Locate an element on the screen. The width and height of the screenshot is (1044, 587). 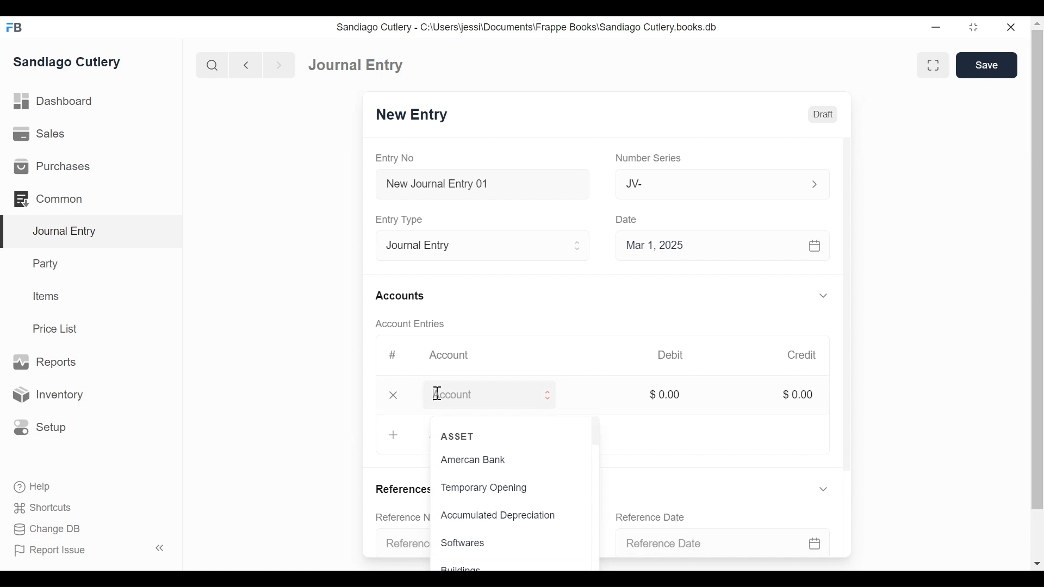
Date is located at coordinates (634, 219).